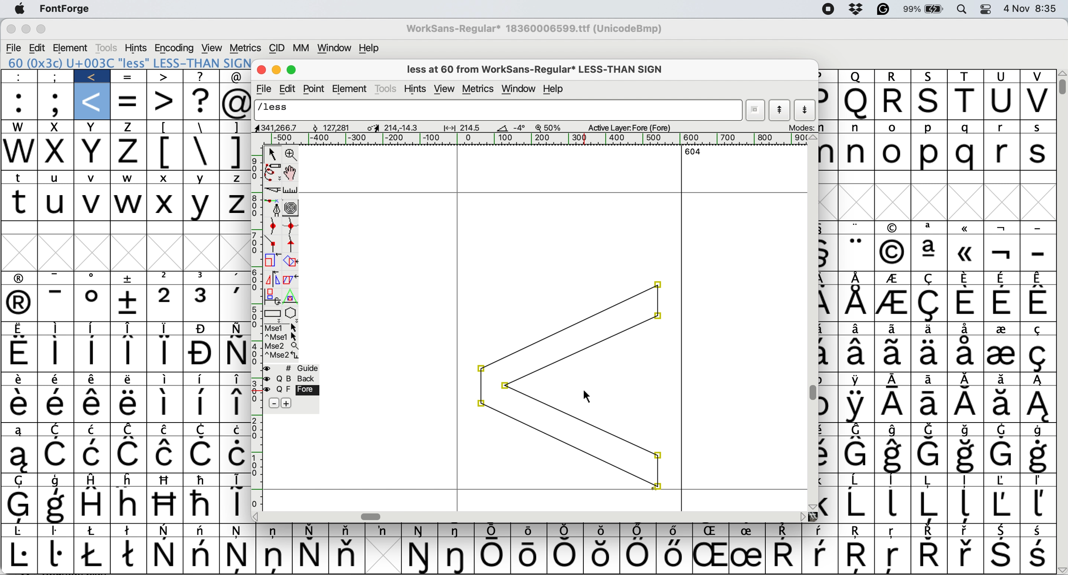  What do you see at coordinates (234, 454) in the screenshot?
I see `Symbol` at bounding box center [234, 454].